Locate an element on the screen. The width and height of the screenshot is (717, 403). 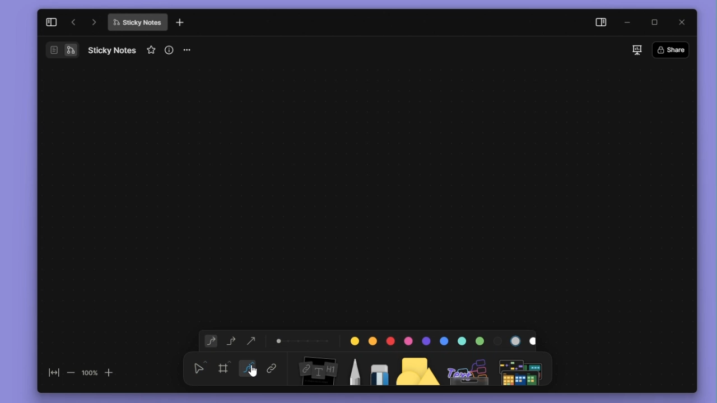
shape is located at coordinates (418, 368).